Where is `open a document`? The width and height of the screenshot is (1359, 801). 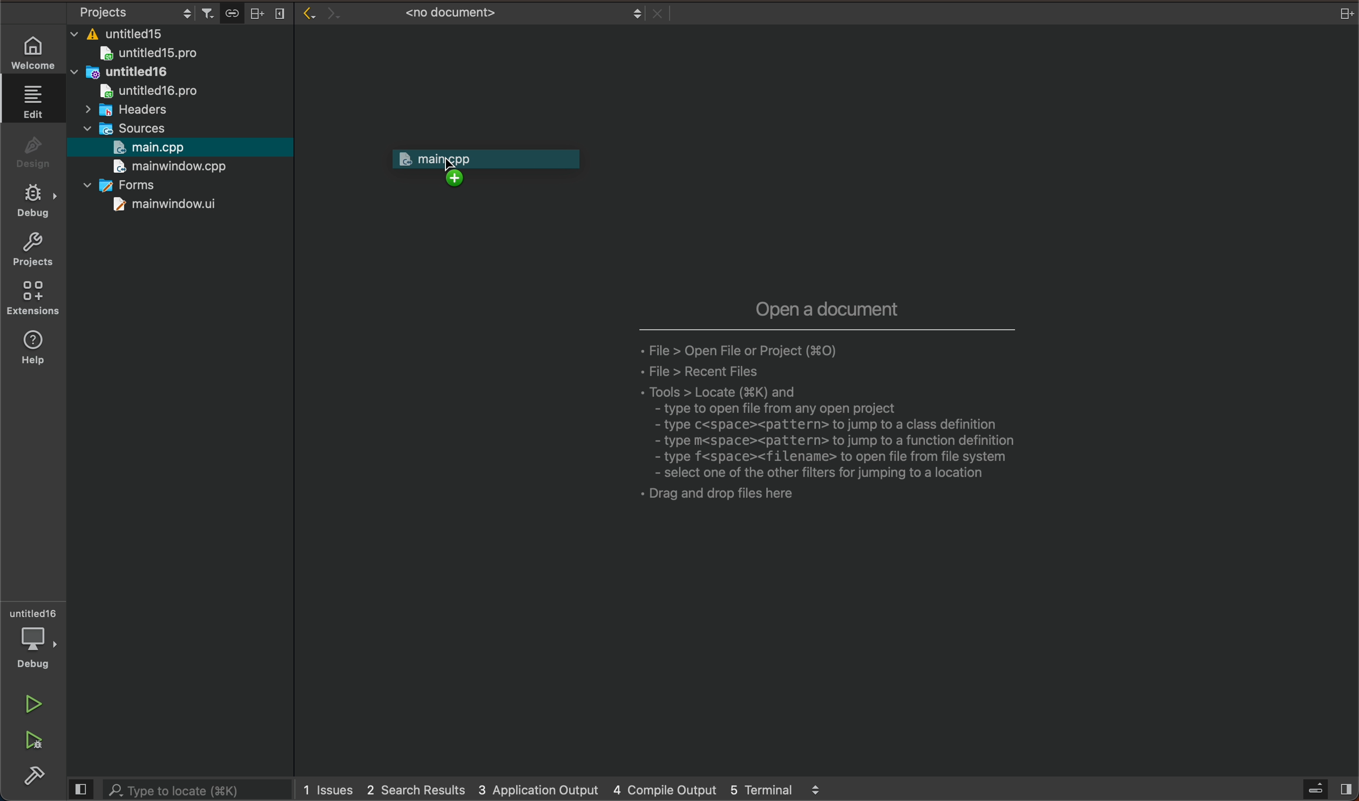
open a document is located at coordinates (796, 405).